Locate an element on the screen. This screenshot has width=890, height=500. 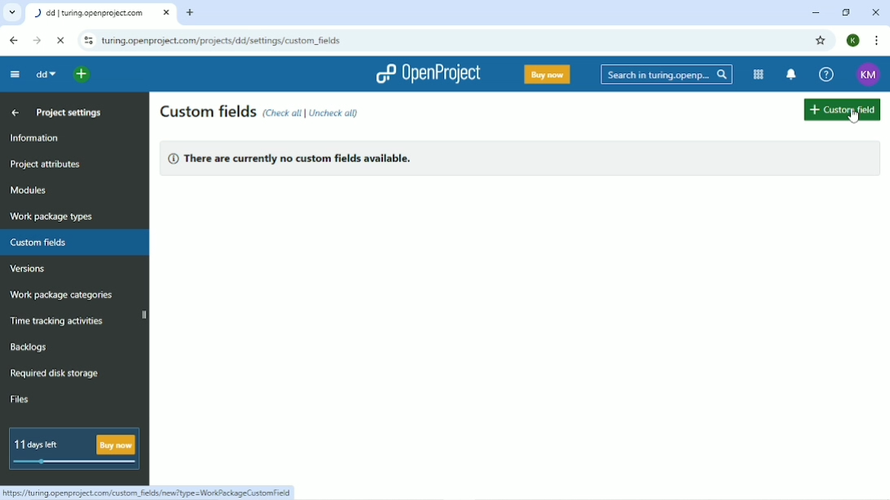
Custom fields is located at coordinates (843, 108).